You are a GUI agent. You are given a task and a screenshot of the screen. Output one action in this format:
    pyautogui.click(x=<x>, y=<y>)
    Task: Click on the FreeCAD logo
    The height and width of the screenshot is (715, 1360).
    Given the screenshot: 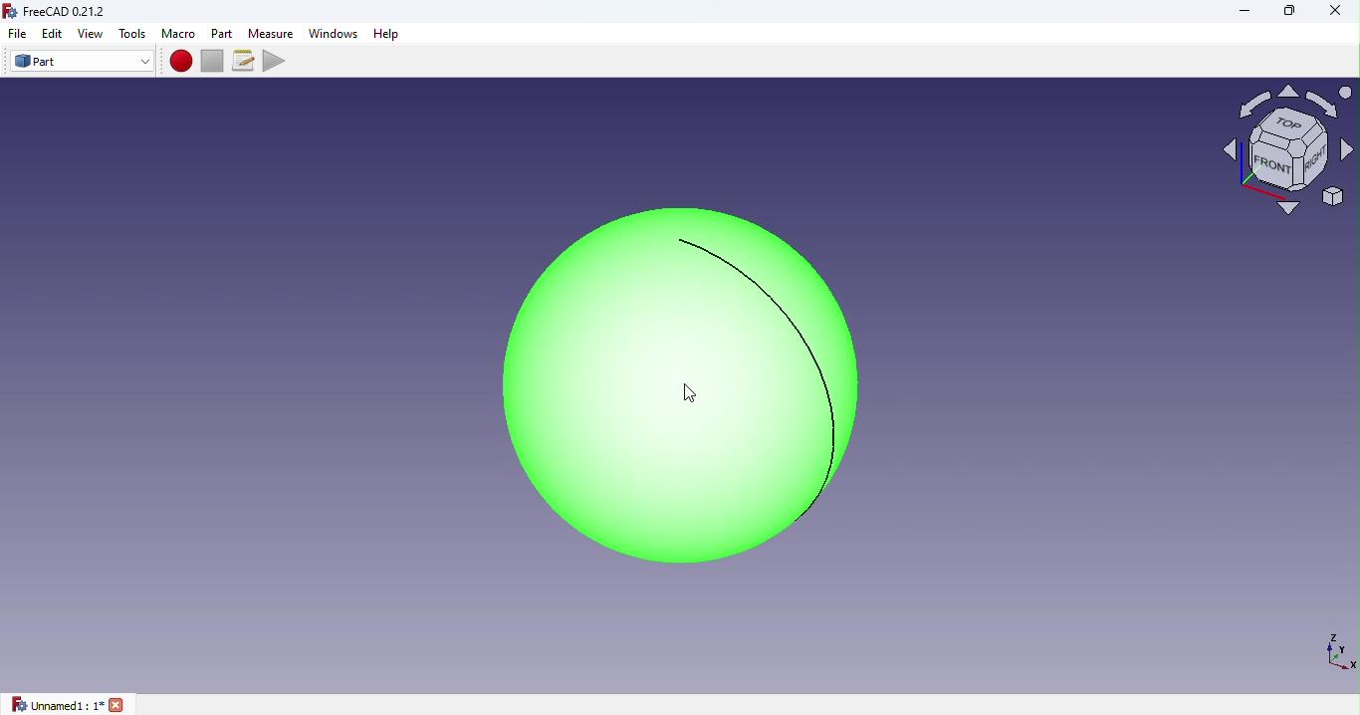 What is the action you would take?
    pyautogui.click(x=61, y=12)
    